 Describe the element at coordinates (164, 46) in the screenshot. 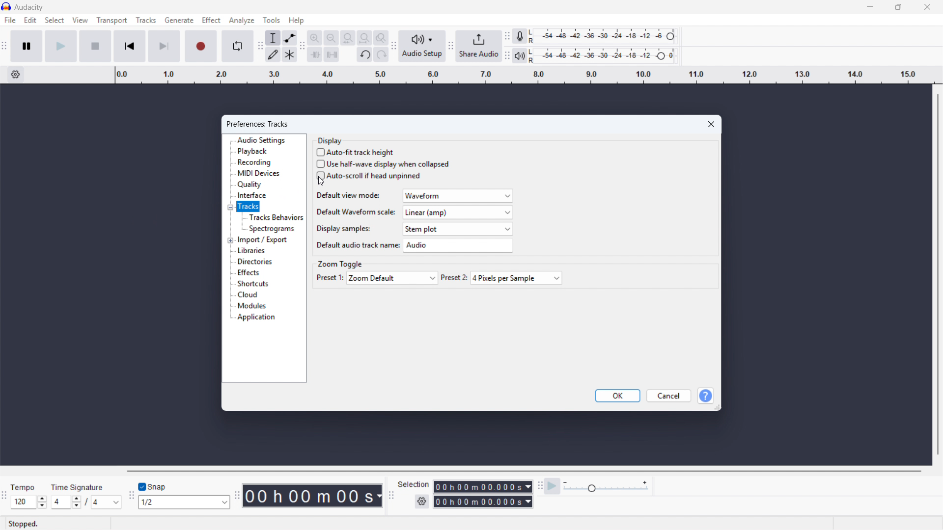

I see `skip to end` at that location.